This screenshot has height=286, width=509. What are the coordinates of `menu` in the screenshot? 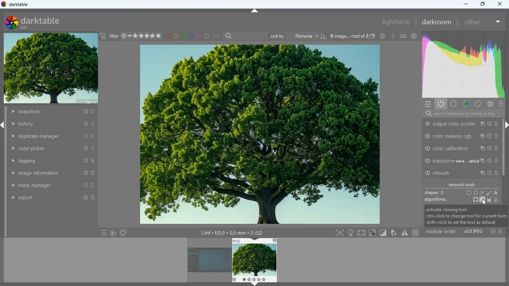 It's located at (103, 233).